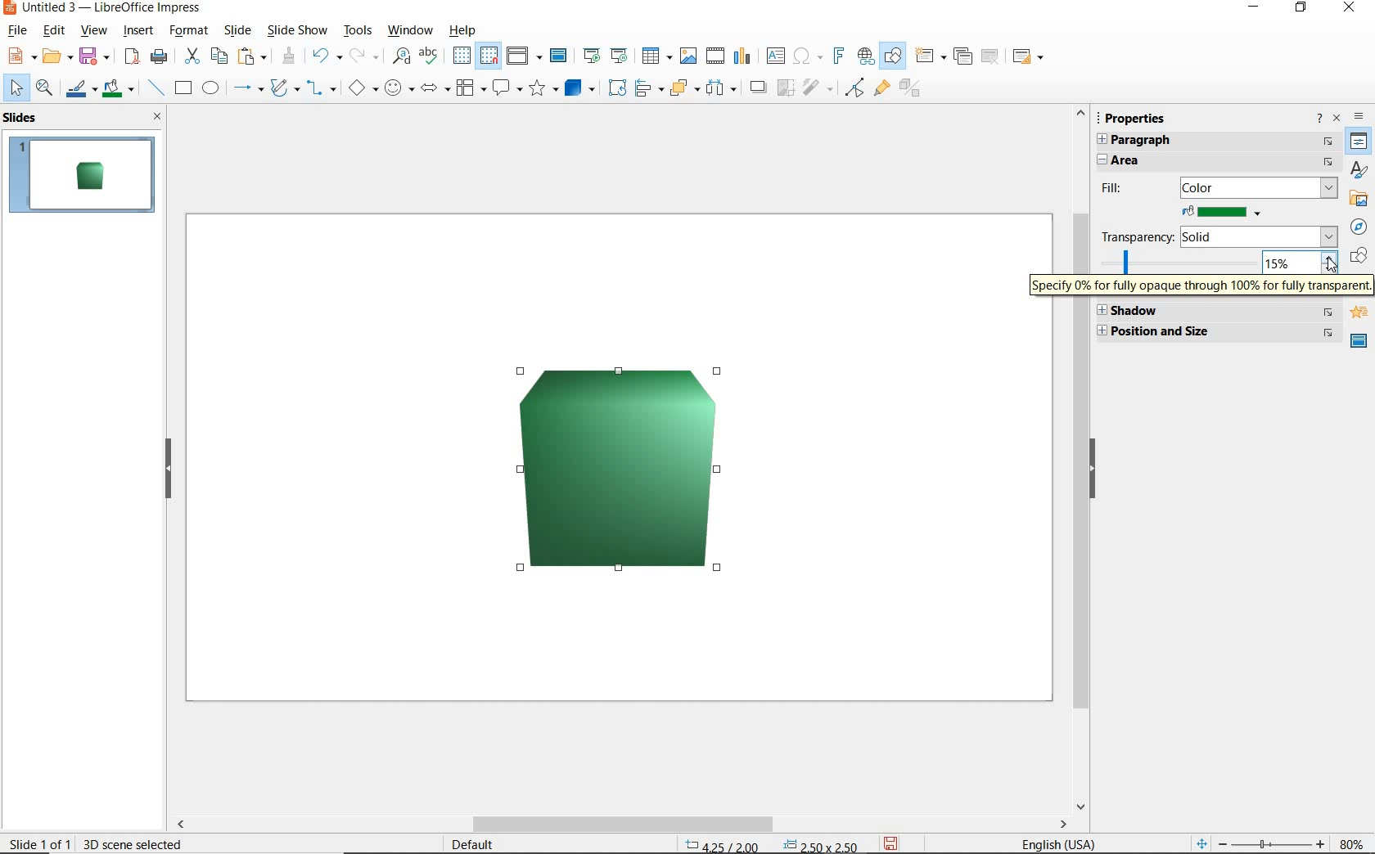 The image size is (1375, 854). Describe the element at coordinates (1217, 187) in the screenshot. I see `FILL` at that location.